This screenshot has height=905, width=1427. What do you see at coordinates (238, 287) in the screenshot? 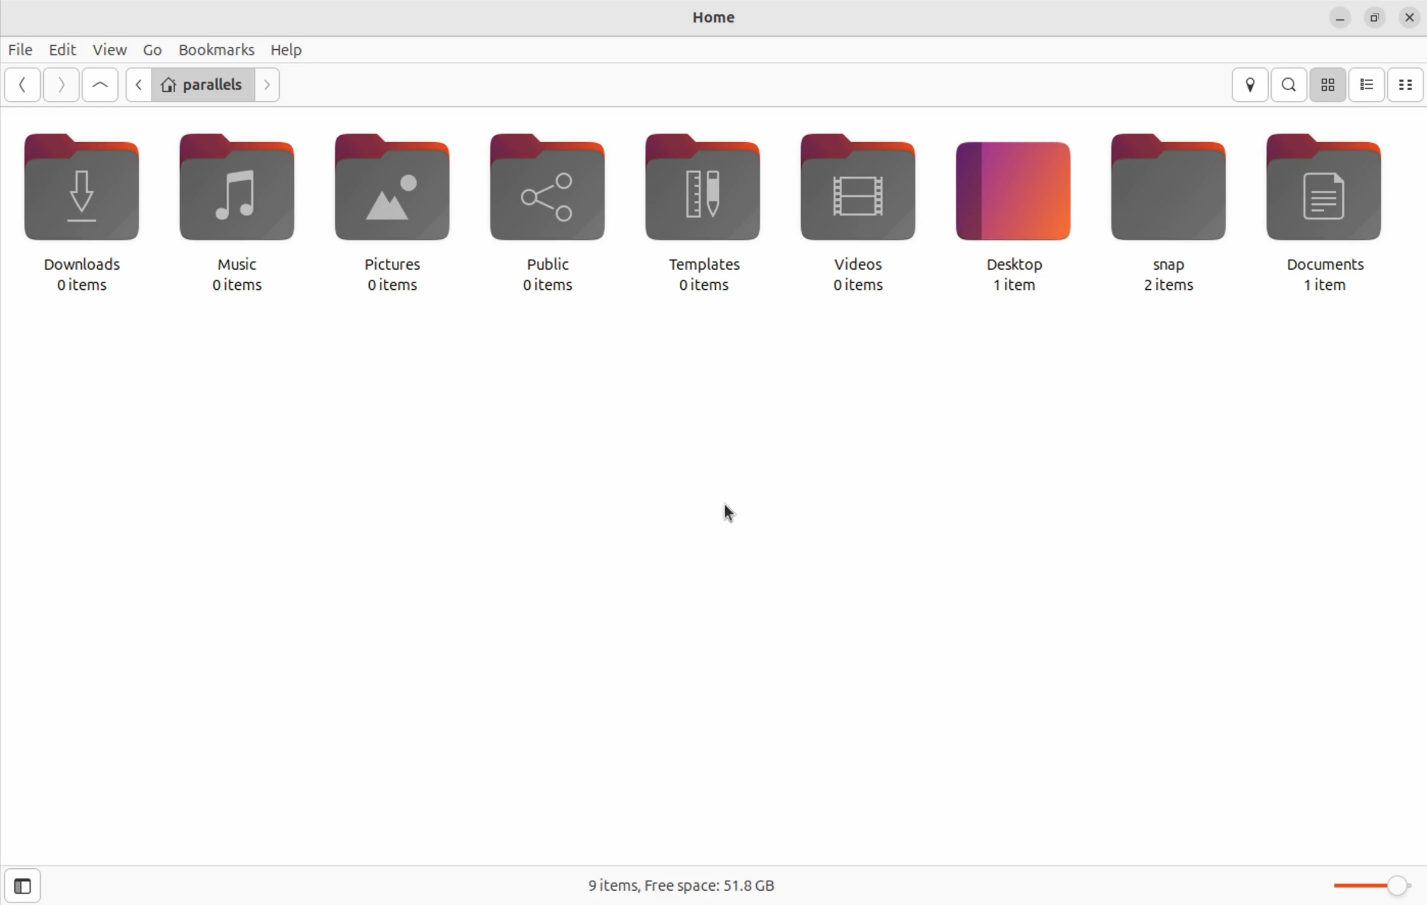
I see `0 items` at bounding box center [238, 287].